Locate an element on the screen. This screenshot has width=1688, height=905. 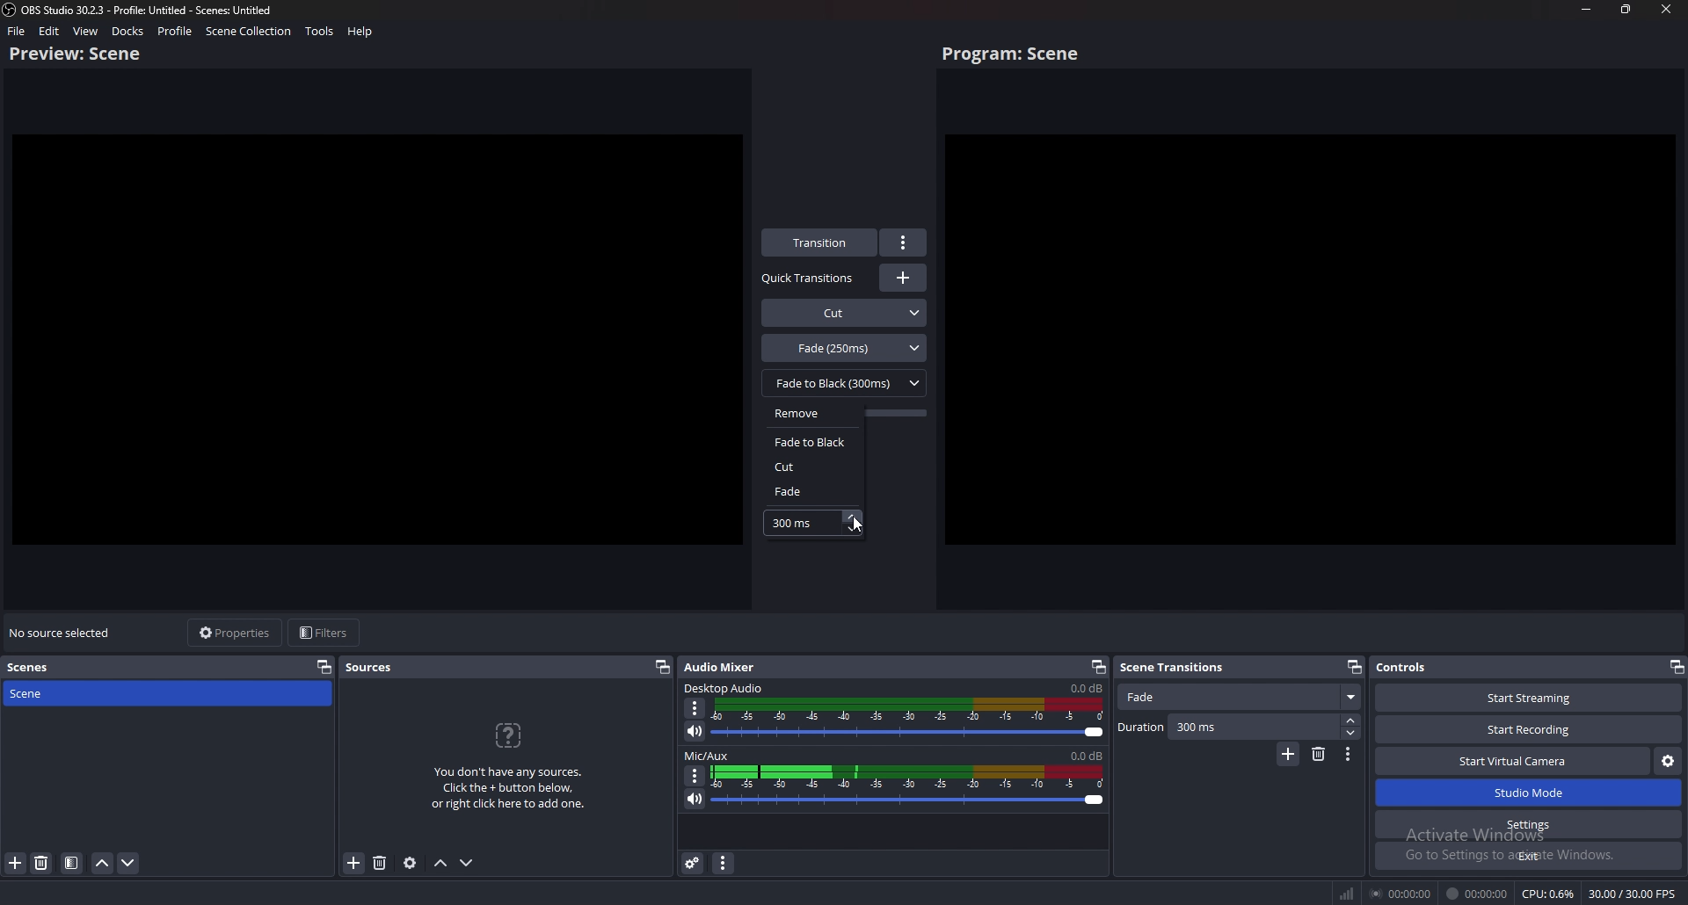
decrease duration is located at coordinates (854, 530).